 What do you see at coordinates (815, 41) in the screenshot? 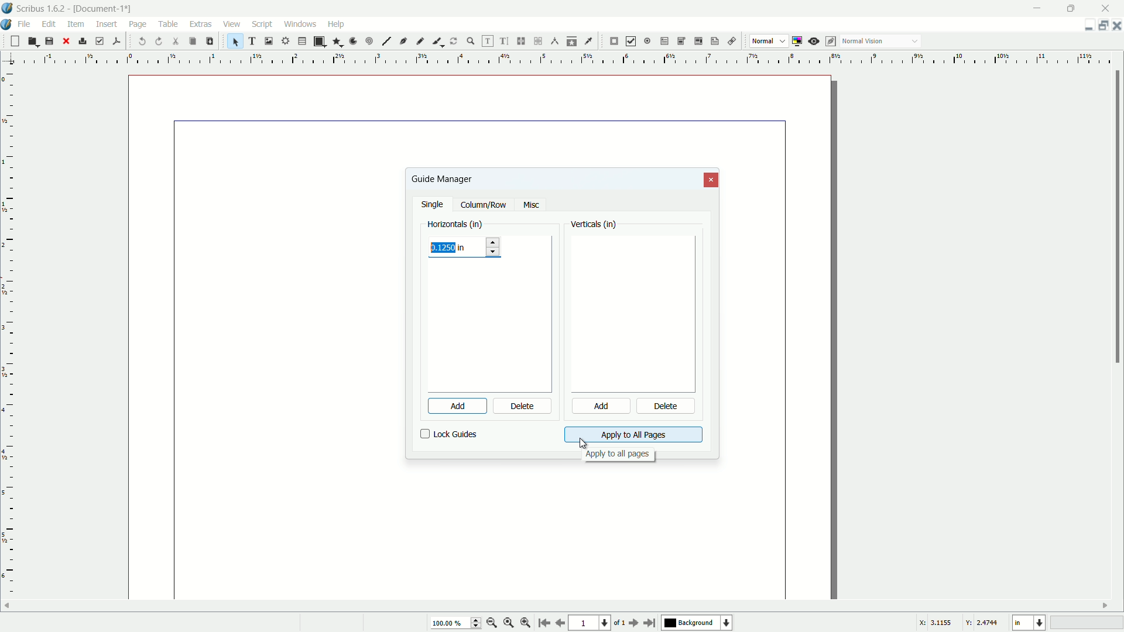
I see `preview mode` at bounding box center [815, 41].